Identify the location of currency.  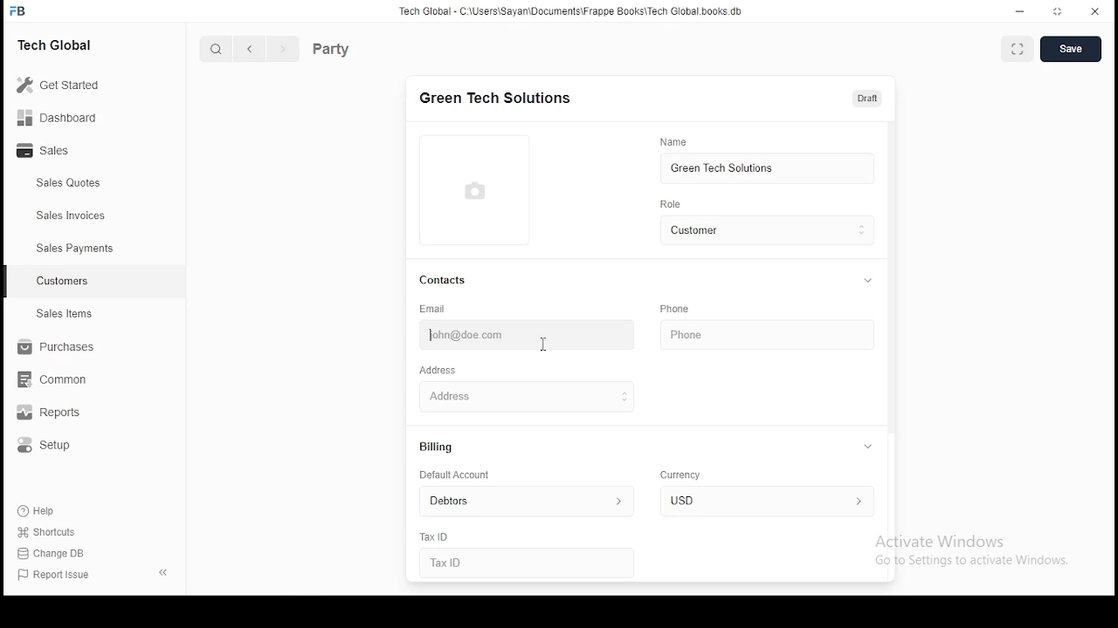
(685, 476).